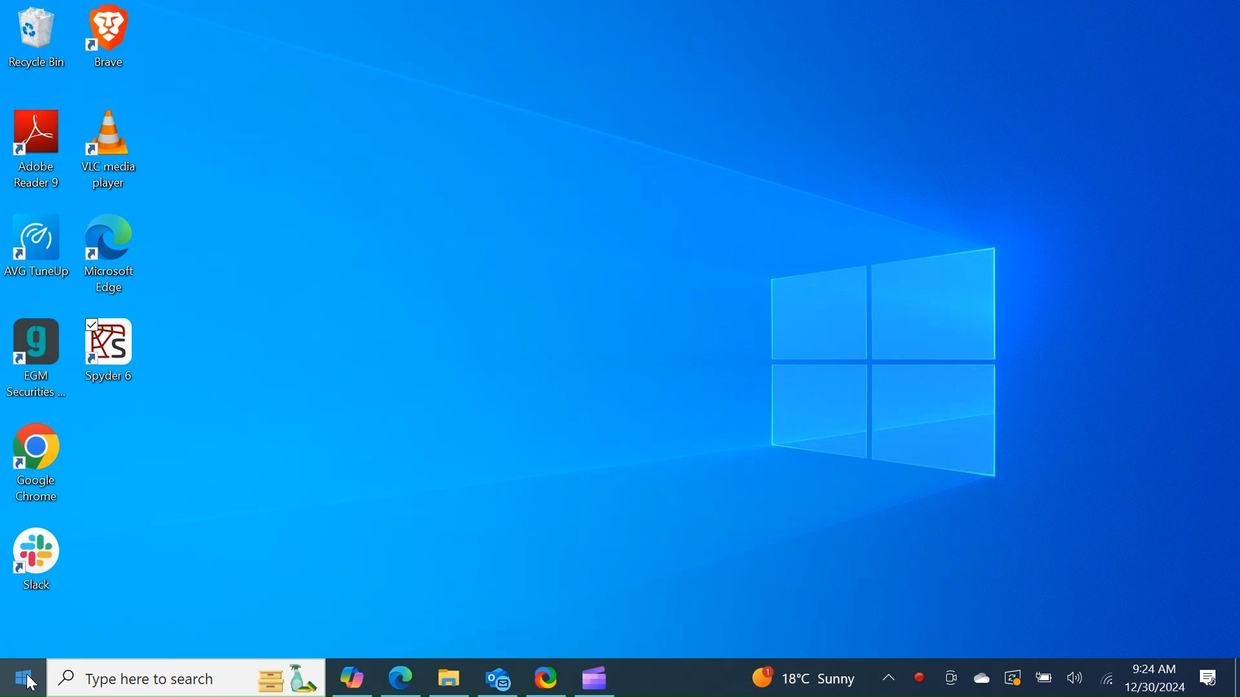 Image resolution: width=1240 pixels, height=697 pixels. What do you see at coordinates (1074, 677) in the screenshot?
I see `Speaker` at bounding box center [1074, 677].